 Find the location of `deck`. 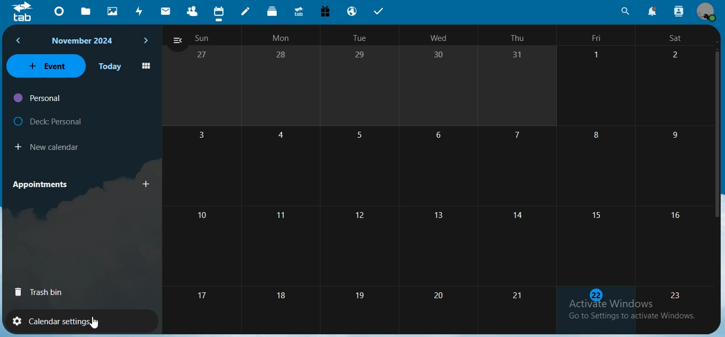

deck is located at coordinates (273, 11).